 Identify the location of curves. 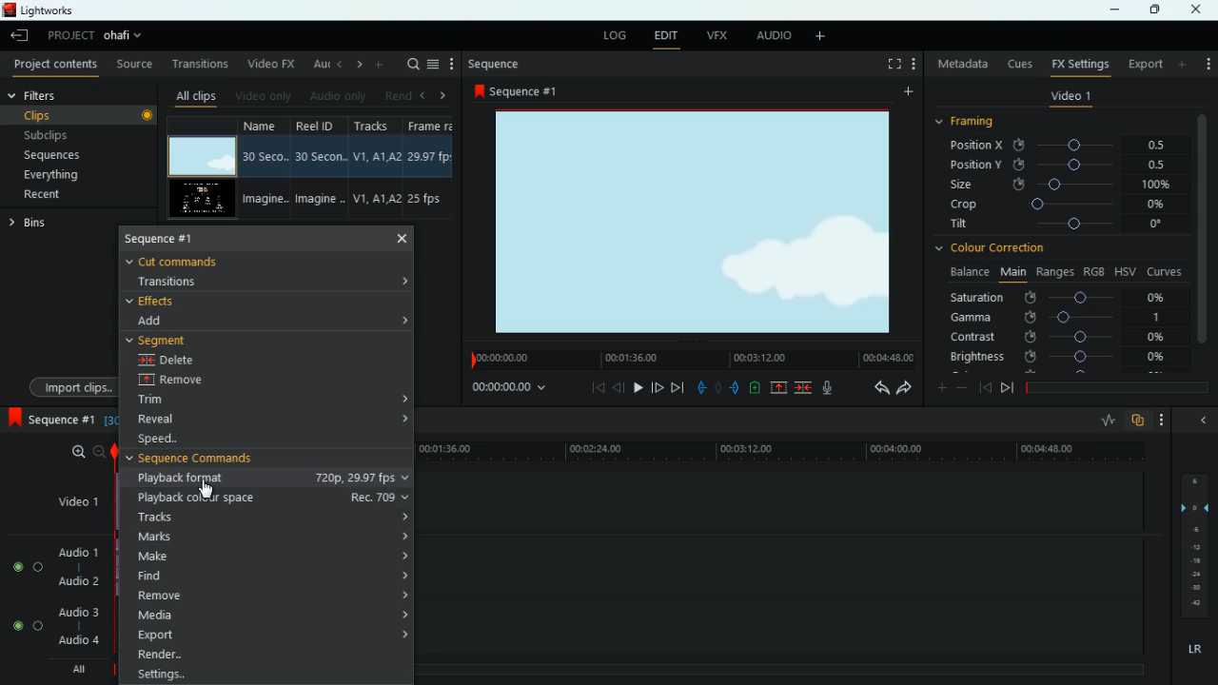
(1165, 273).